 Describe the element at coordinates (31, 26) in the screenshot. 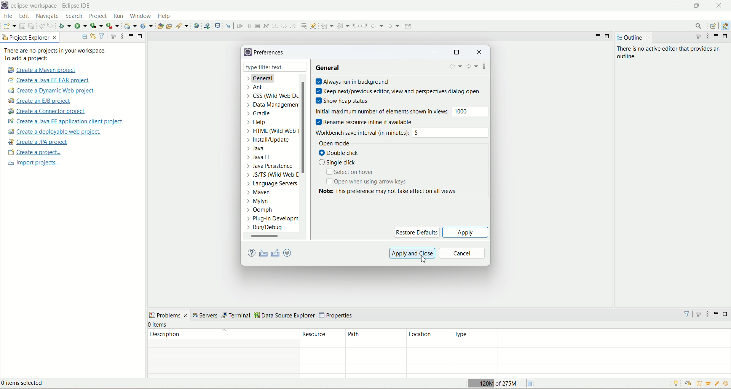

I see `save all` at that location.